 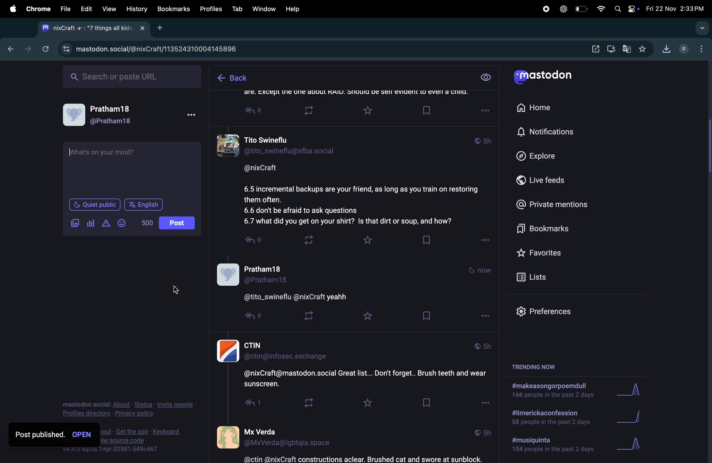 What do you see at coordinates (677, 7) in the screenshot?
I see `date and time` at bounding box center [677, 7].